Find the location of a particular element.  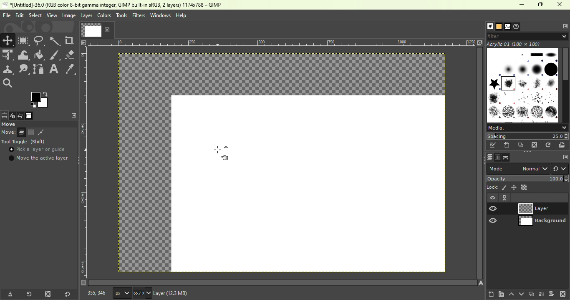

Device status is located at coordinates (12, 116).